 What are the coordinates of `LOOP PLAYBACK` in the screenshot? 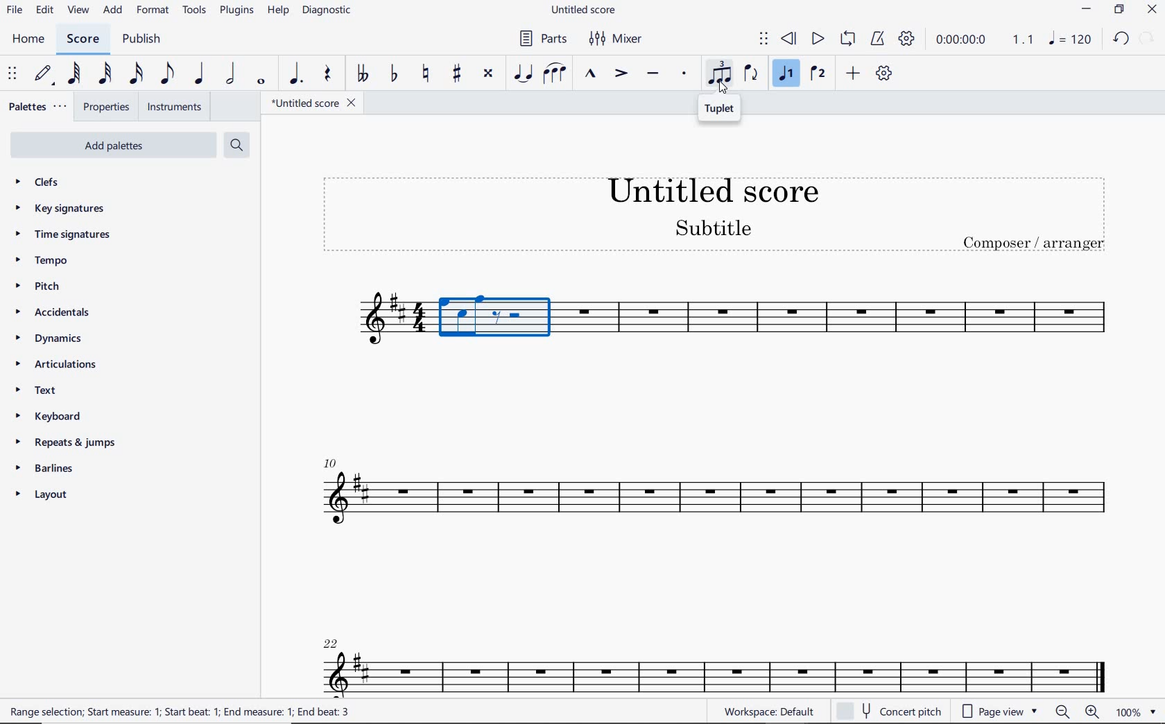 It's located at (850, 40).